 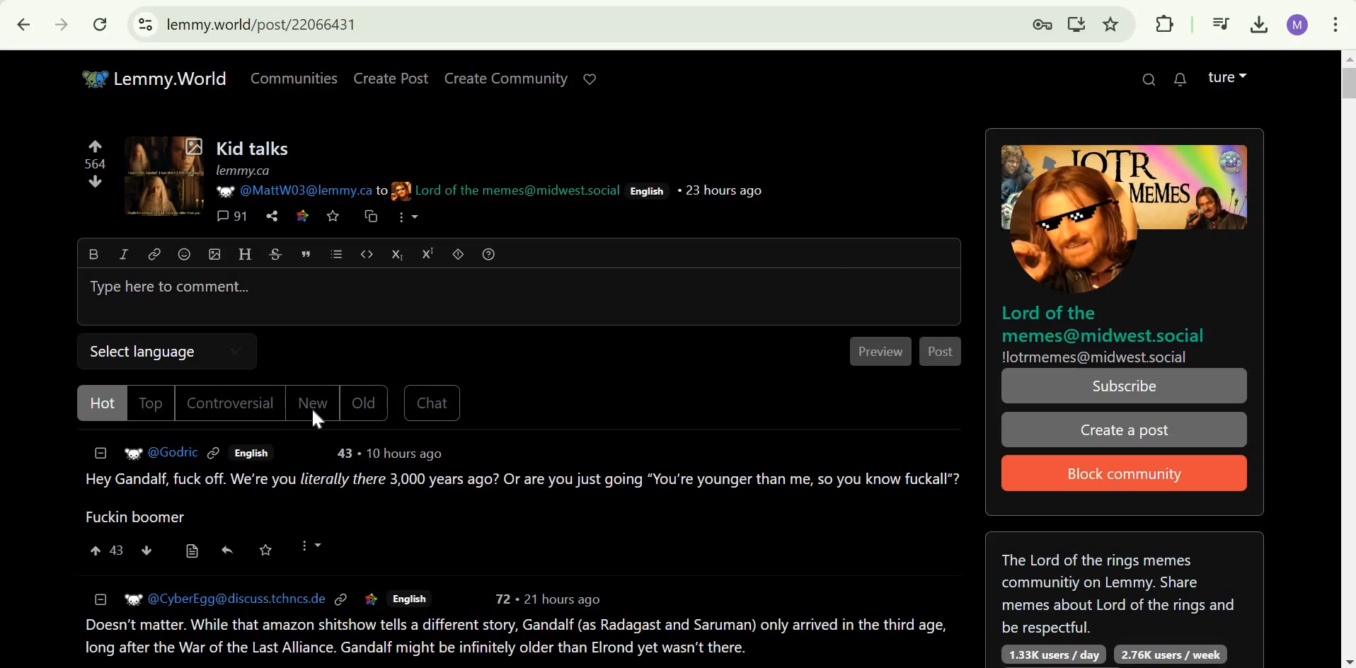 I want to click on subscript, so click(x=394, y=253).